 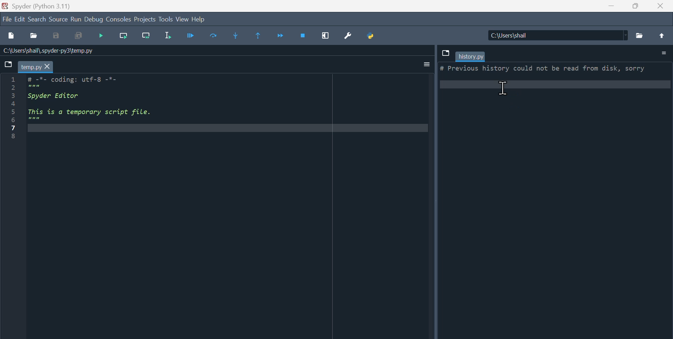 I want to click on , so click(x=101, y=36).